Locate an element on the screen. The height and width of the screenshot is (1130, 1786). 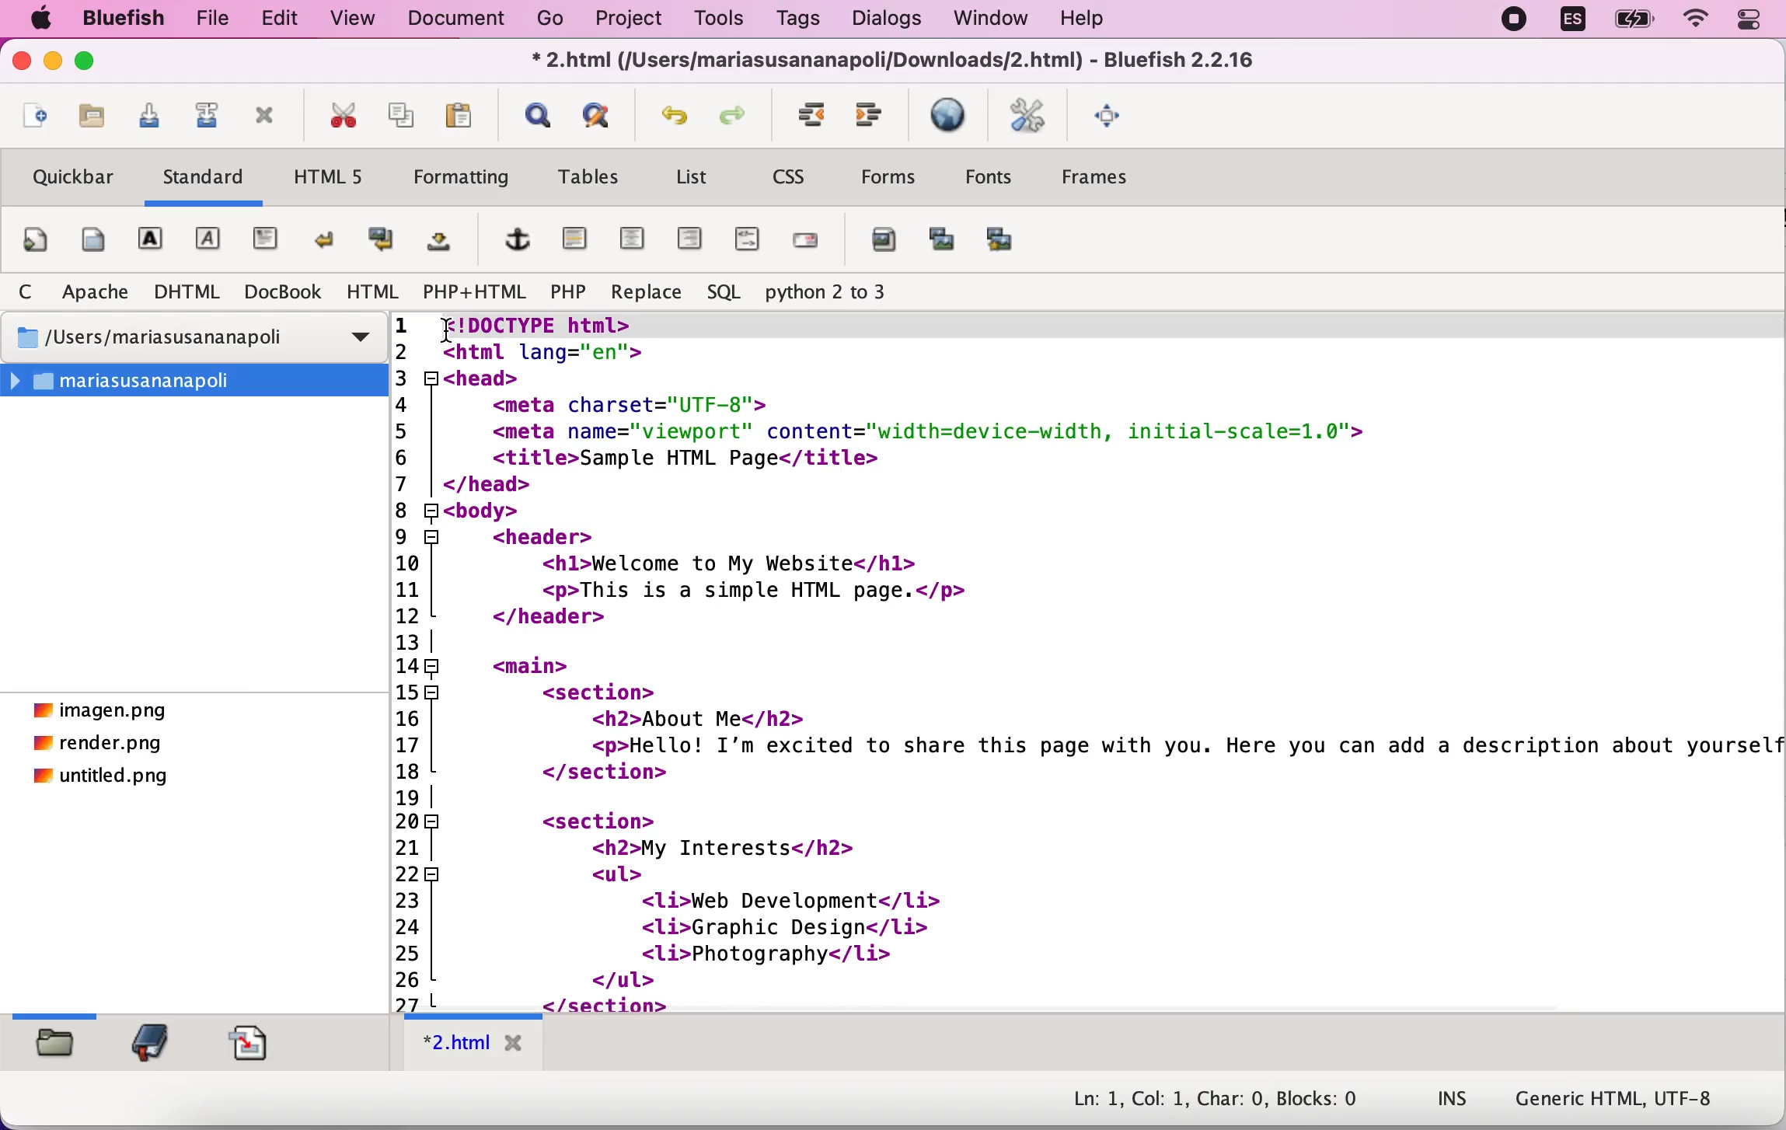
minimize is located at coordinates (53, 63).